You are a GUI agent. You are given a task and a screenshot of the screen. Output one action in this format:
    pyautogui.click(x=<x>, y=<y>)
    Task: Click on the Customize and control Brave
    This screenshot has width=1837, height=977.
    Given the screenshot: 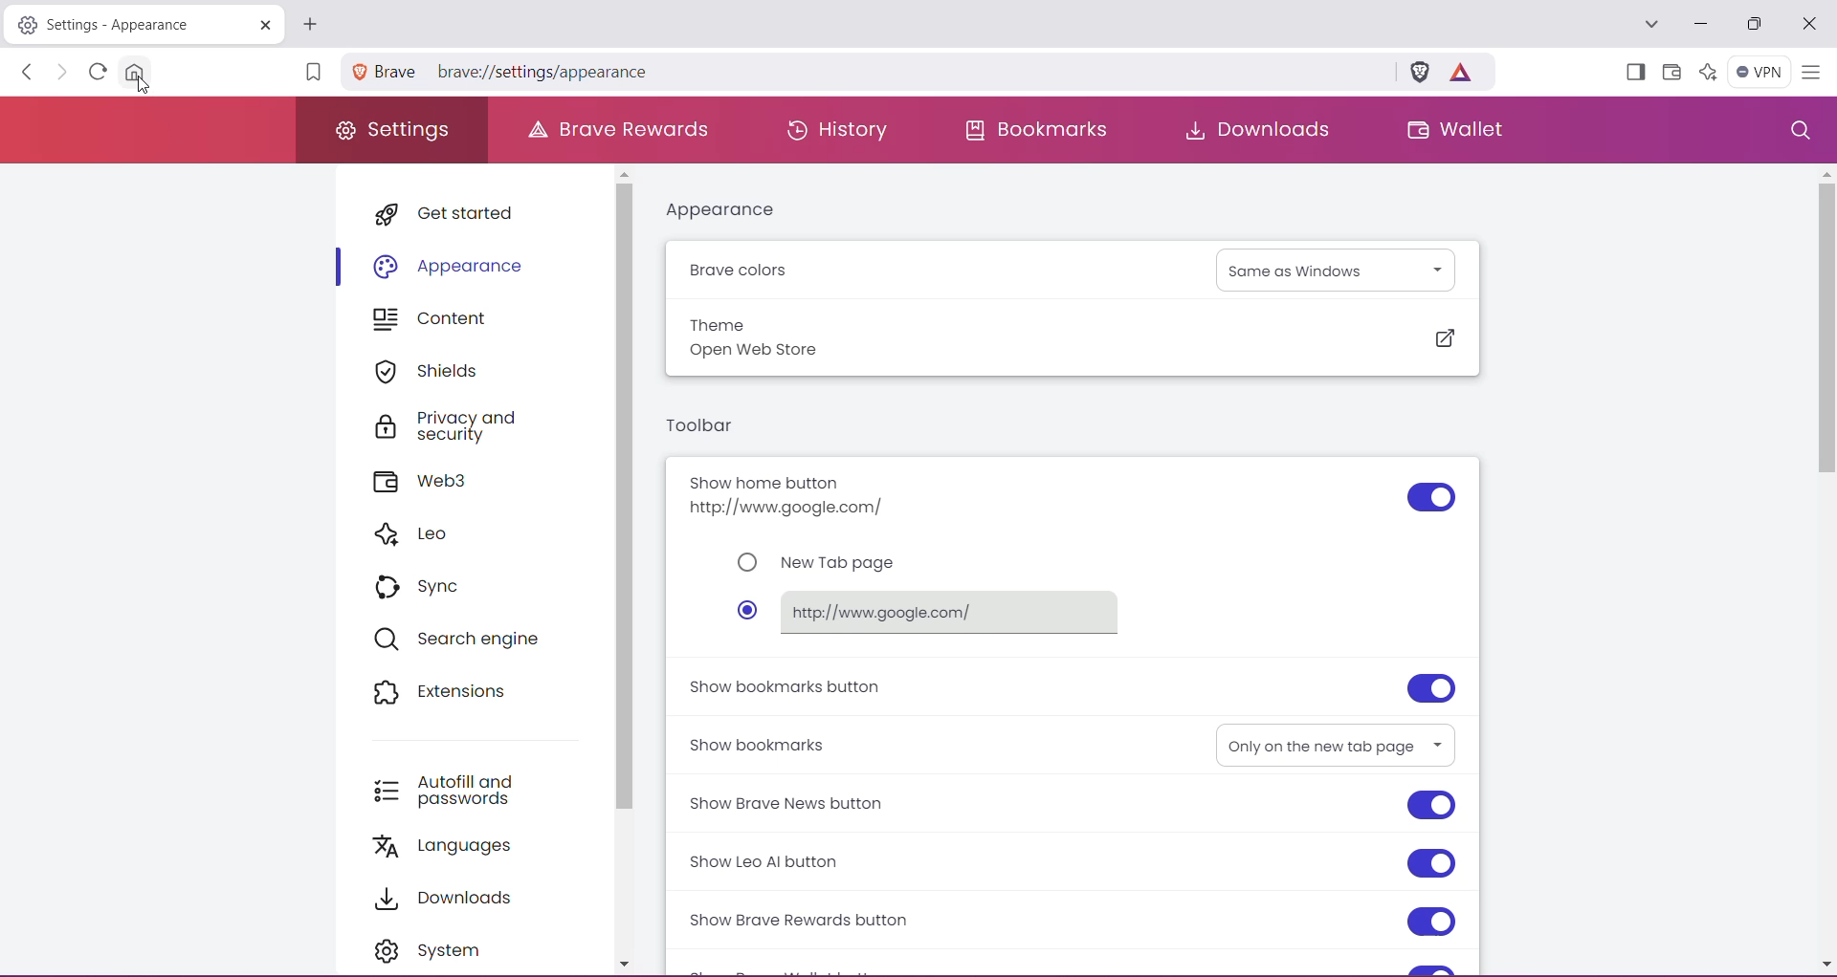 What is the action you would take?
    pyautogui.click(x=1810, y=74)
    